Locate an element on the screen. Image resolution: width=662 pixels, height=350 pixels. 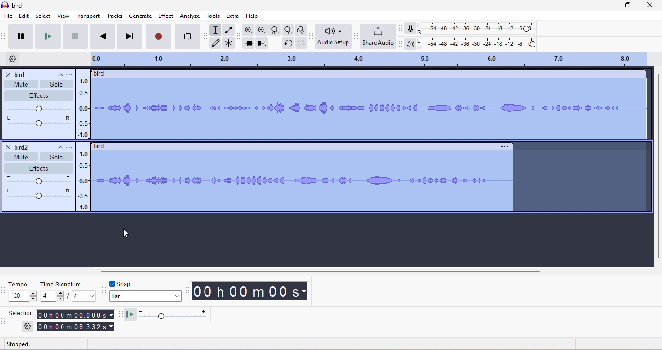
skip to start is located at coordinates (103, 36).